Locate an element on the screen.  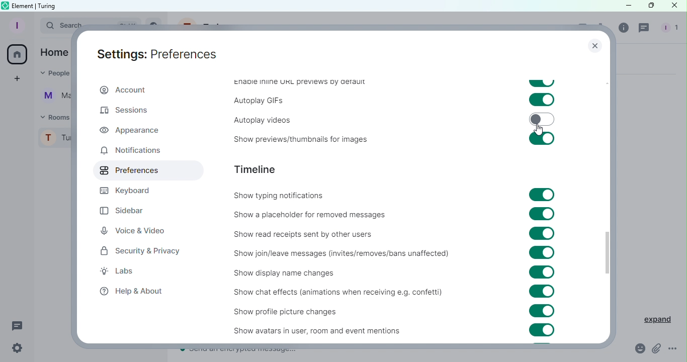
Show display name changes is located at coordinates (290, 274).